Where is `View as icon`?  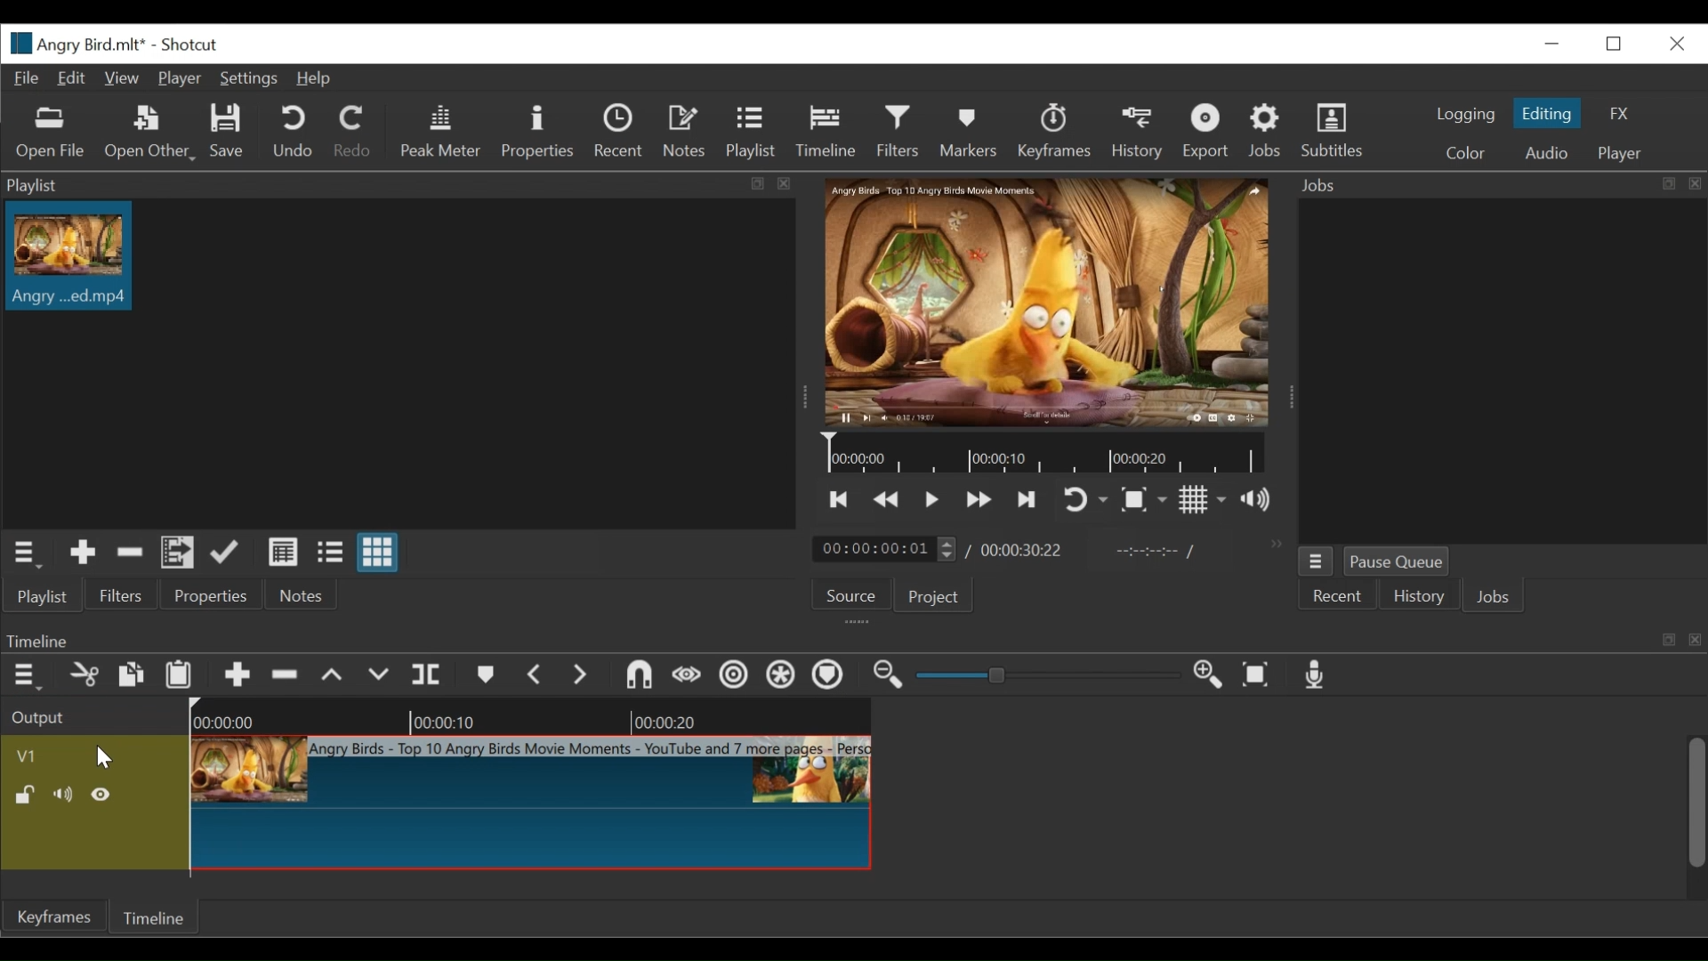
View as icon is located at coordinates (377, 553).